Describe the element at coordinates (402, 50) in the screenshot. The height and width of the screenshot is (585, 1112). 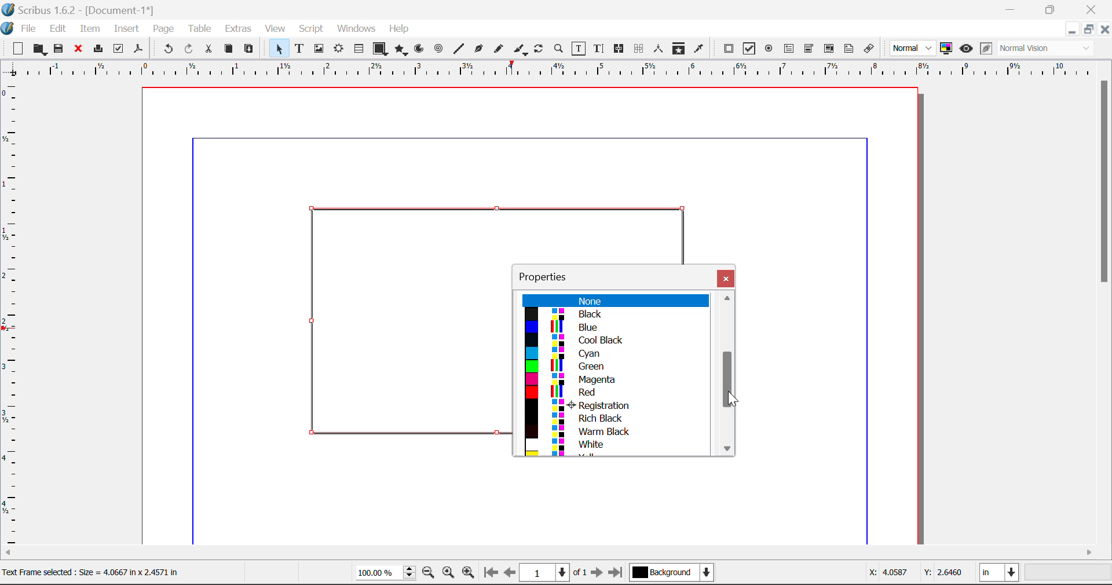
I see `Polygon` at that location.